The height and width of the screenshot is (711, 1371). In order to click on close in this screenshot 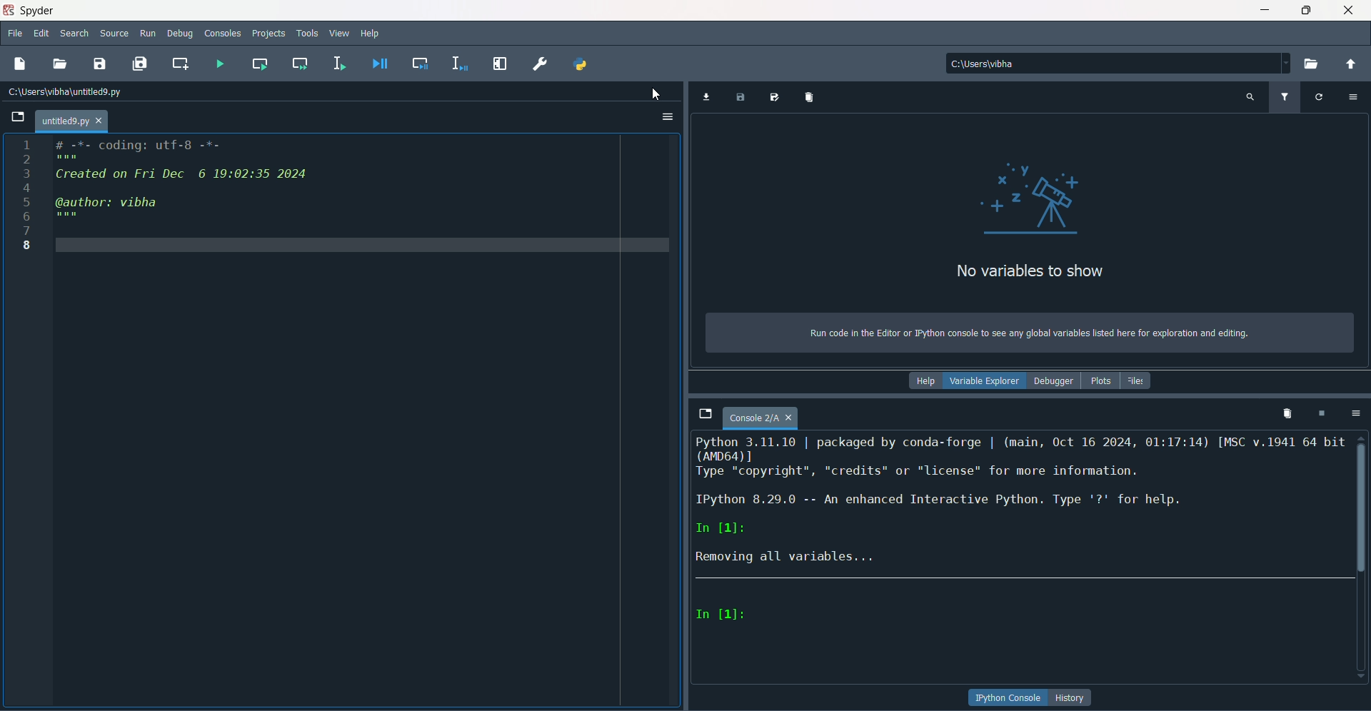, I will do `click(1349, 10)`.